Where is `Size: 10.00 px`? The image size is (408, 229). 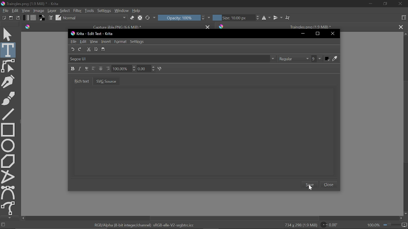
Size: 10.00 px is located at coordinates (232, 18).